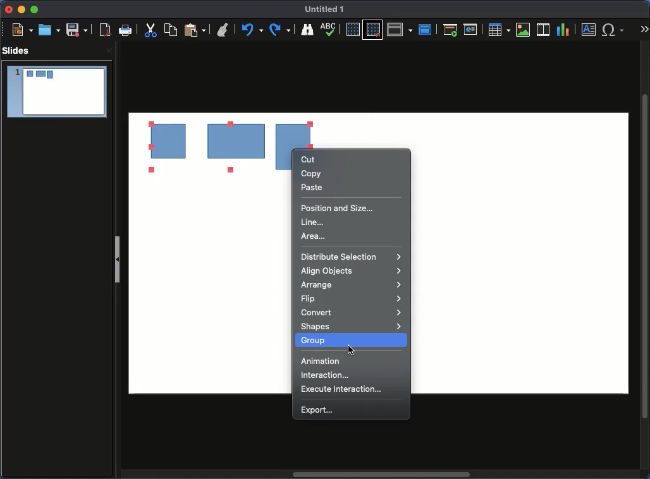 The image size is (650, 479). Describe the element at coordinates (352, 257) in the screenshot. I see `Distribute selection` at that location.